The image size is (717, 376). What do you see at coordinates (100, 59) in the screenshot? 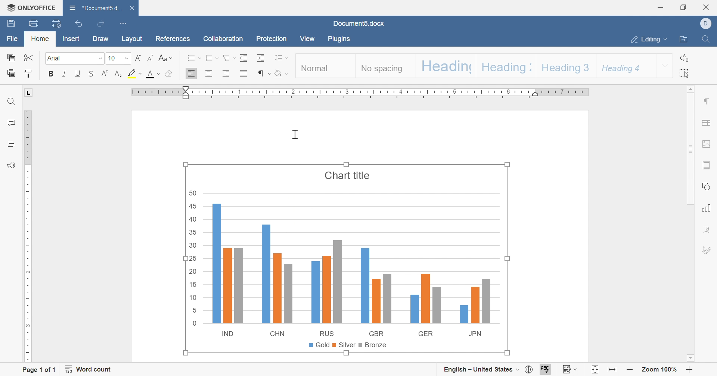
I see `drop down` at bounding box center [100, 59].